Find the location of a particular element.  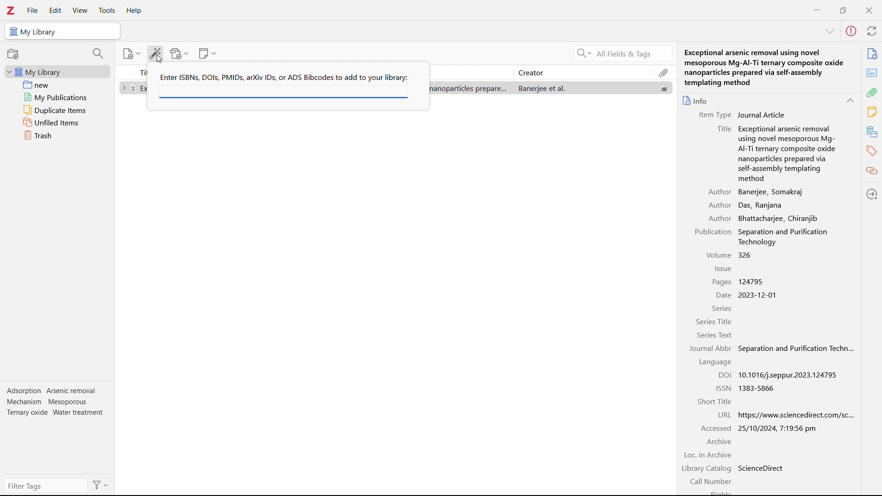

sync with zotero.org is located at coordinates (872, 30).